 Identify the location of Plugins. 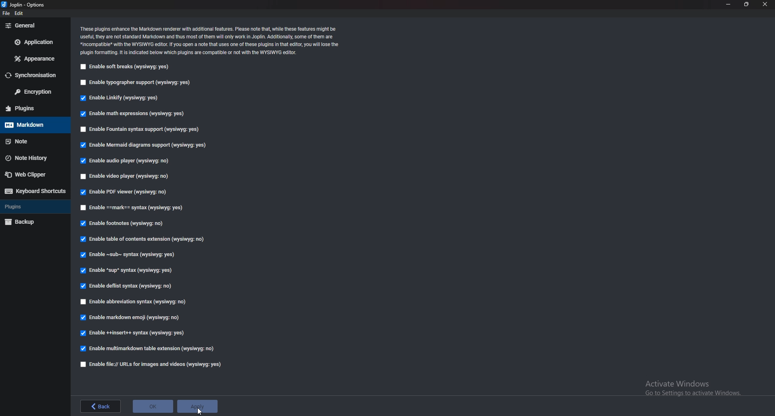
(30, 207).